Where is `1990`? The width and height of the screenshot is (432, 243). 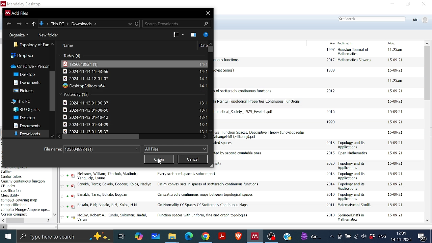 1990 is located at coordinates (331, 122).